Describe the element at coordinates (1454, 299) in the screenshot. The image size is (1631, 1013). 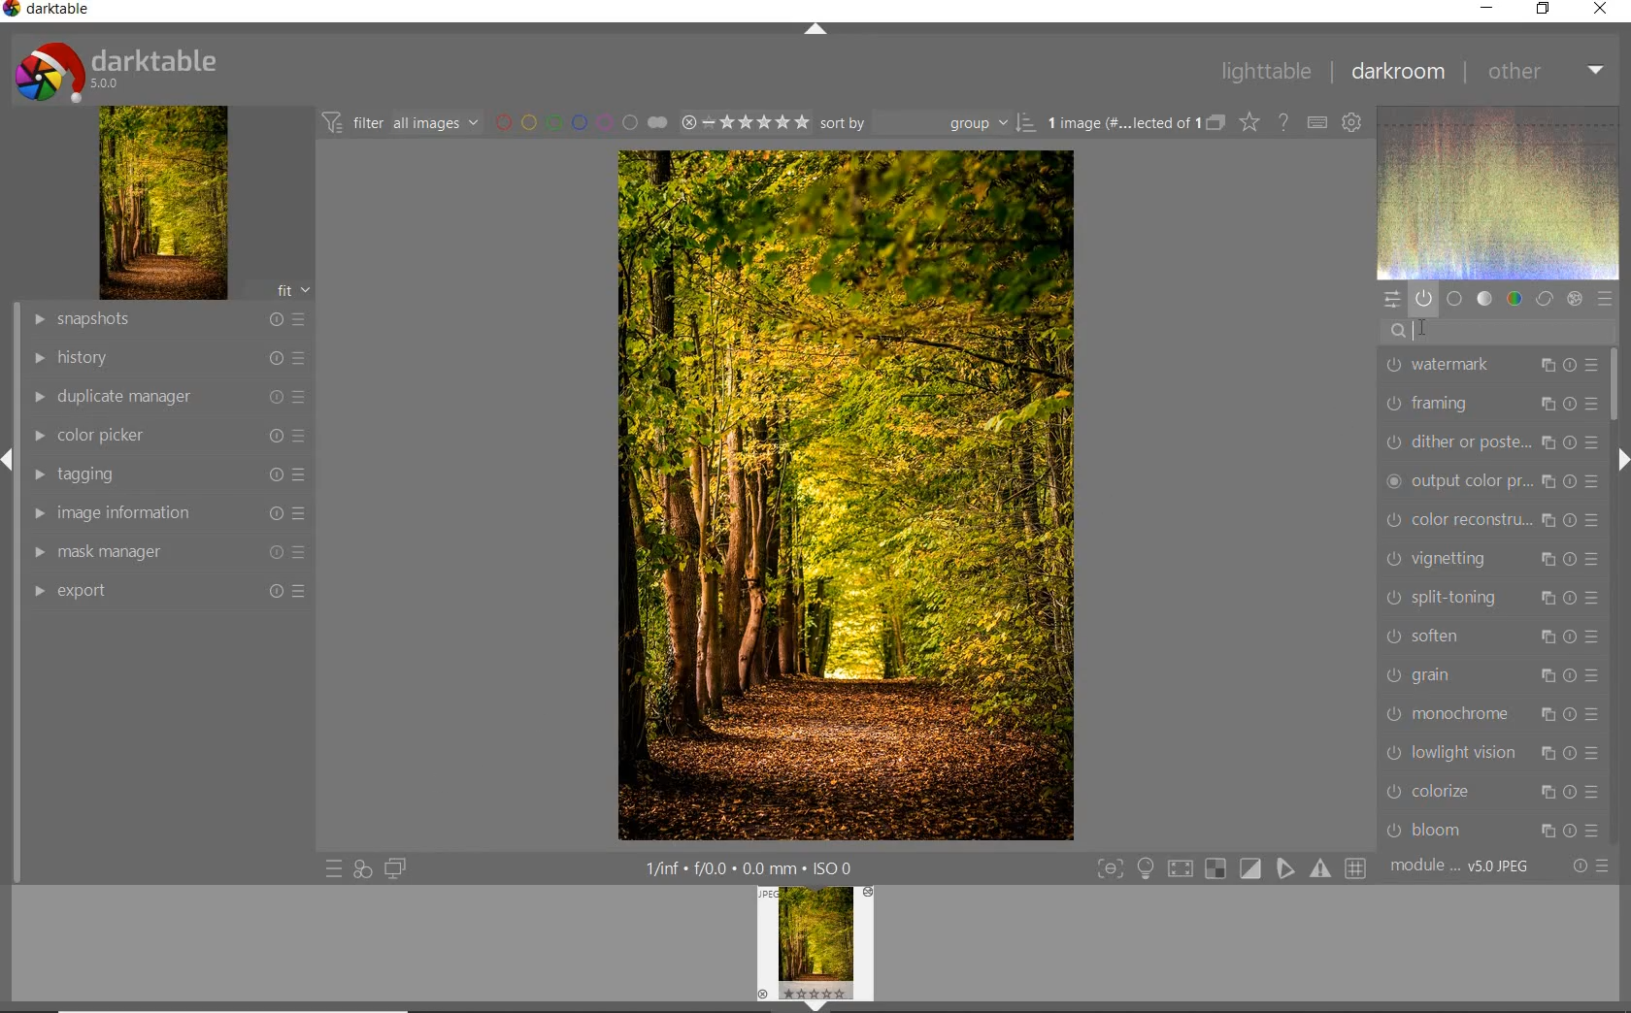
I see `base` at that location.